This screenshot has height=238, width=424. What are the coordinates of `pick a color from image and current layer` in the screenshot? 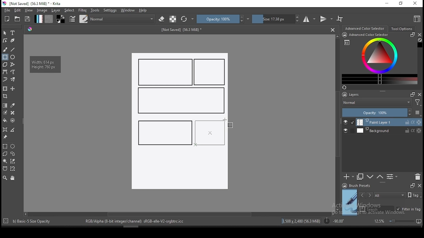 It's located at (13, 105).